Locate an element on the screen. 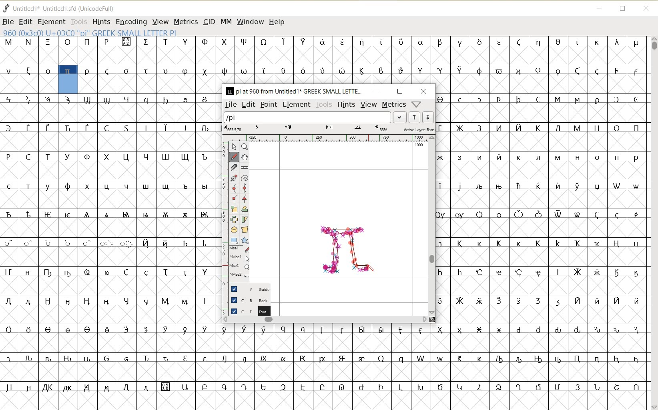 This screenshot has height=410, width=658. SCROLLBAR is located at coordinates (325, 320).